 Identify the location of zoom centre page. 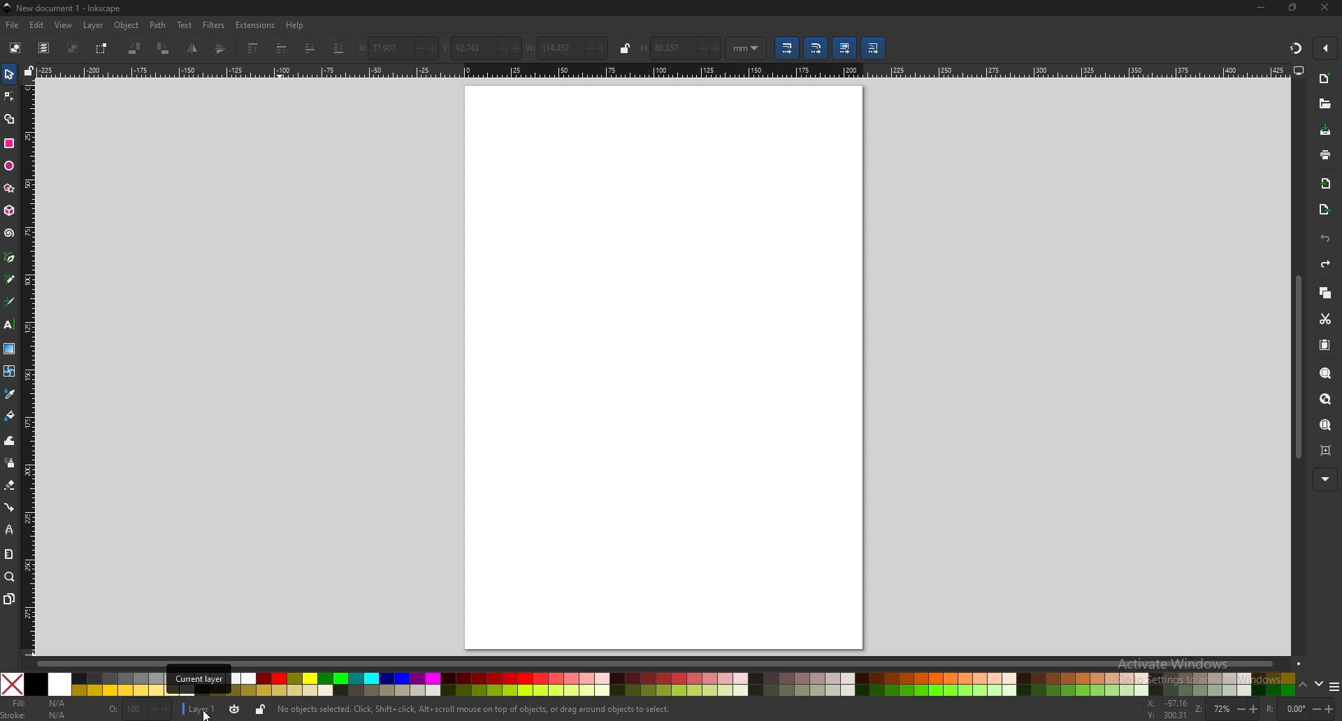
(1327, 451).